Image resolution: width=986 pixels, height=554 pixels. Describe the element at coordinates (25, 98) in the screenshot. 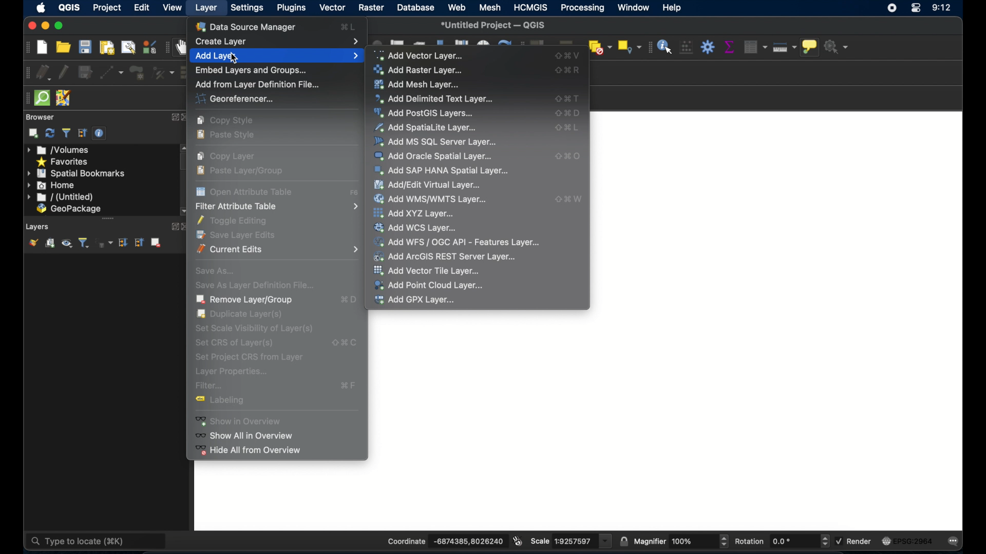

I see `drag handle` at that location.